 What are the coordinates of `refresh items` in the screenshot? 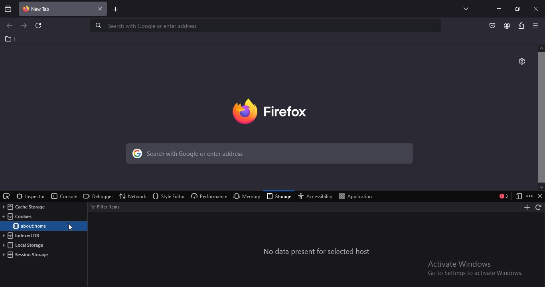 It's located at (539, 208).